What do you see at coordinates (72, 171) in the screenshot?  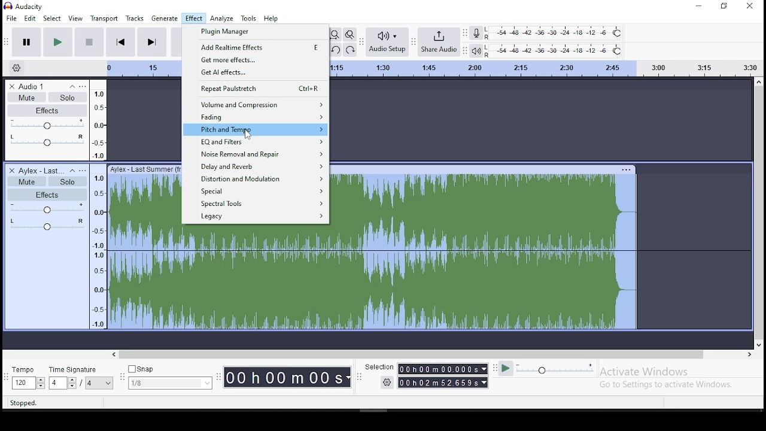 I see `collapse` at bounding box center [72, 171].